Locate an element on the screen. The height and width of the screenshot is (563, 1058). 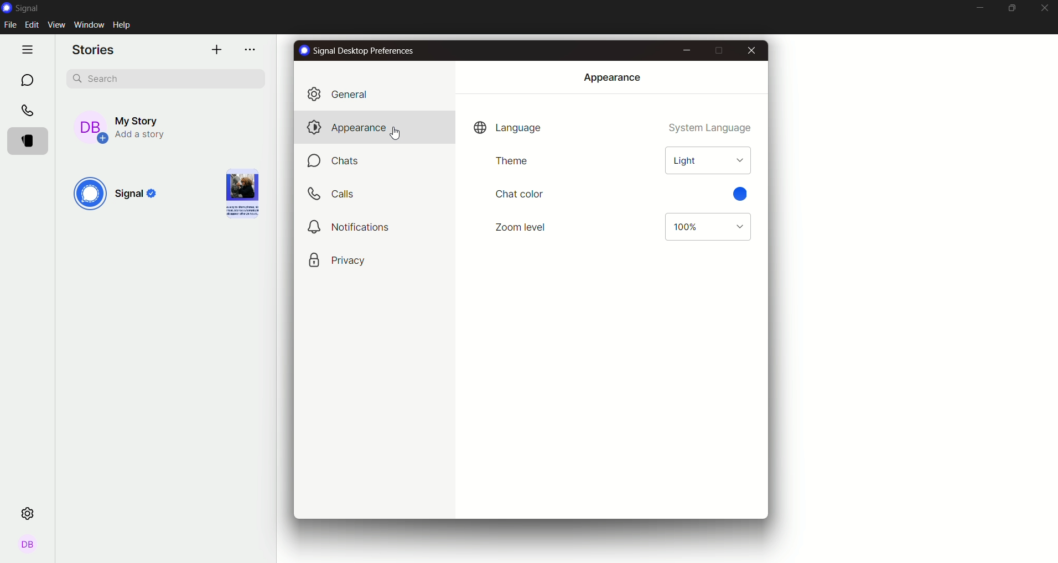
close is located at coordinates (1044, 9).